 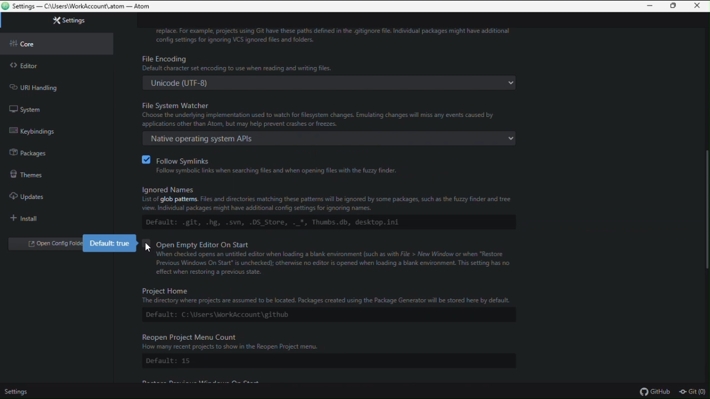 What do you see at coordinates (331, 342) in the screenshot?
I see `reopen project menu count` at bounding box center [331, 342].